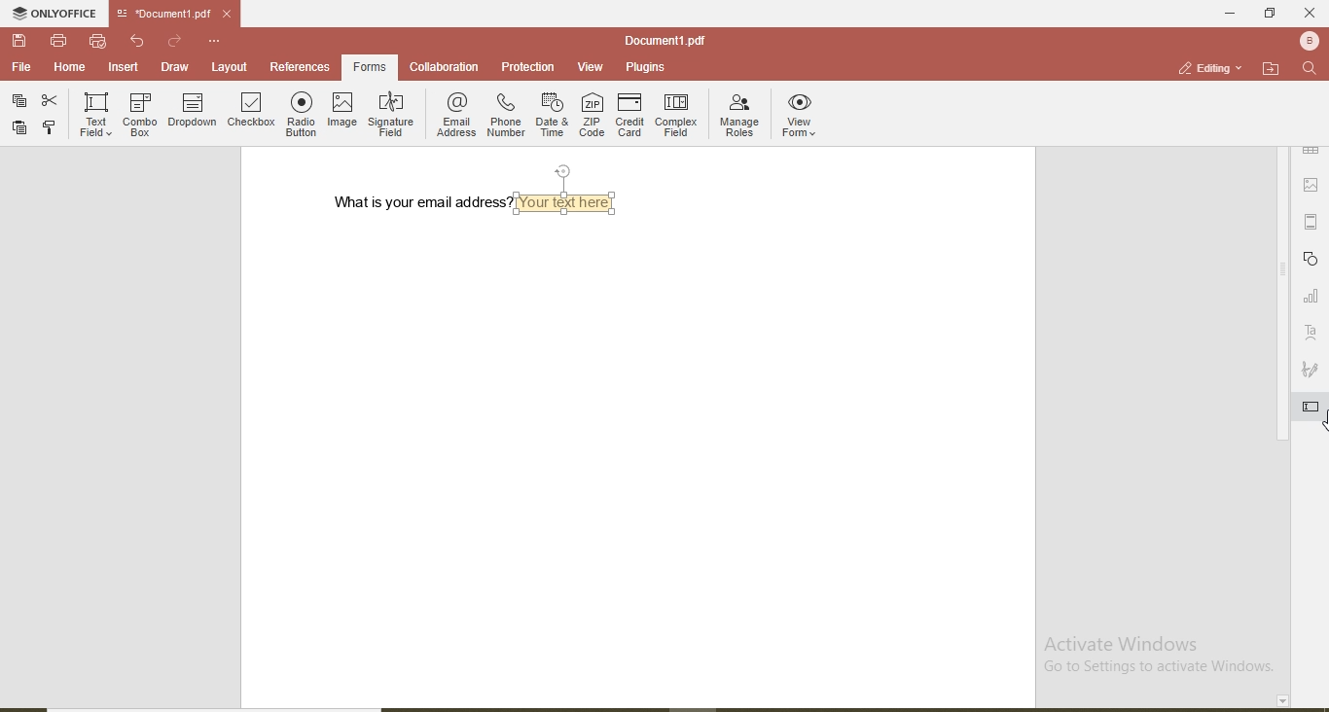 The height and width of the screenshot is (712, 1329). What do you see at coordinates (1311, 333) in the screenshot?
I see `text` at bounding box center [1311, 333].